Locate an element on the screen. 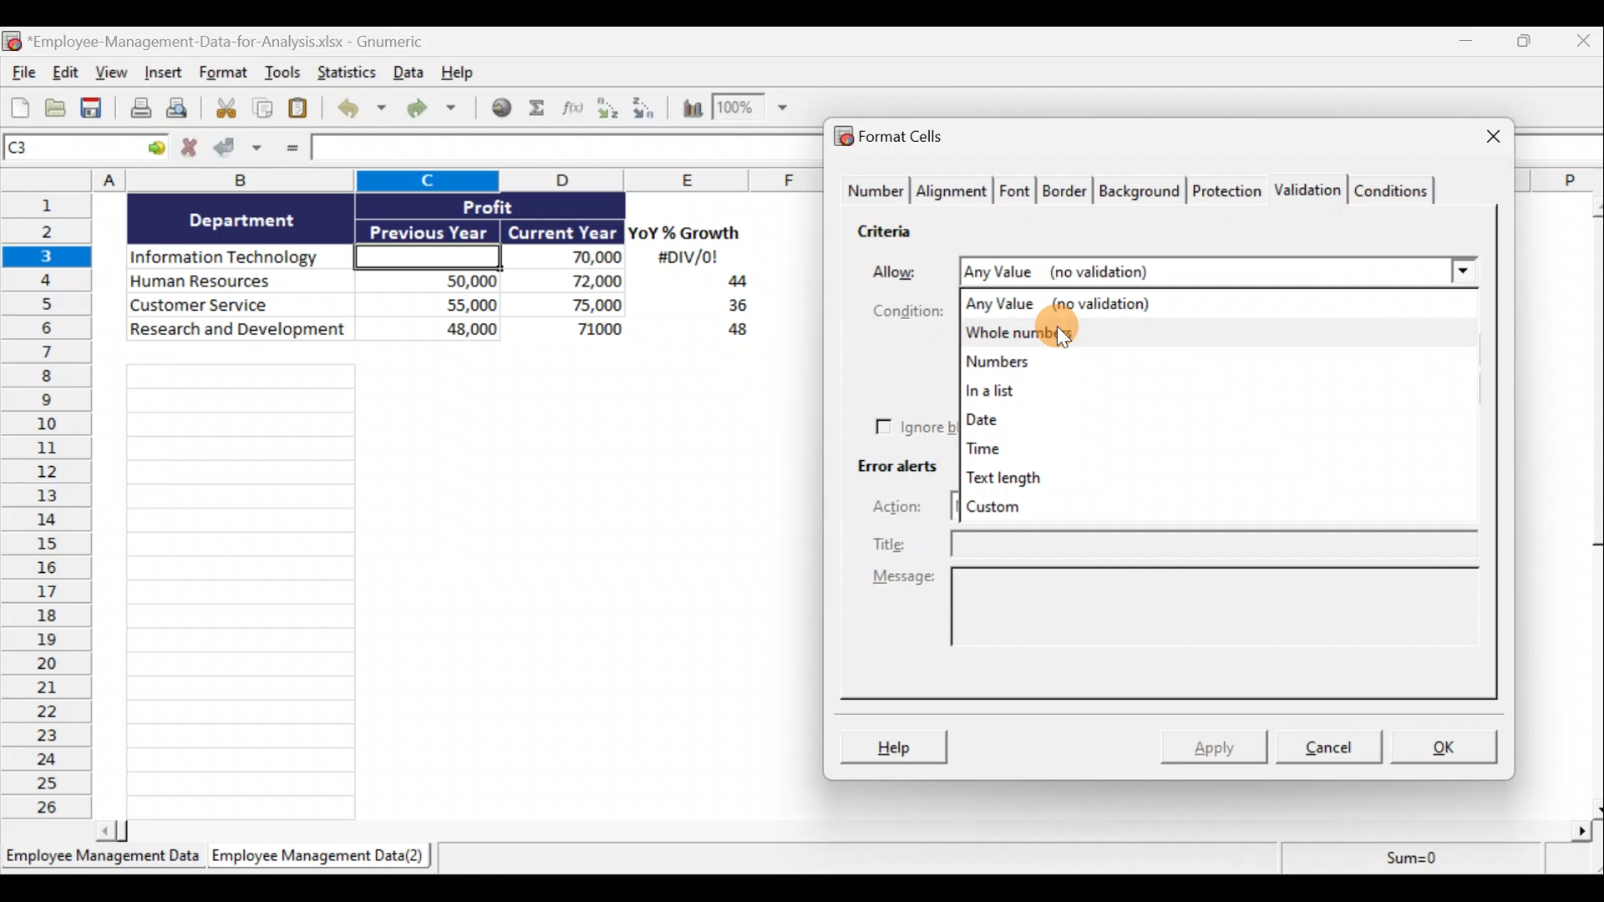  Date is located at coordinates (1221, 419).